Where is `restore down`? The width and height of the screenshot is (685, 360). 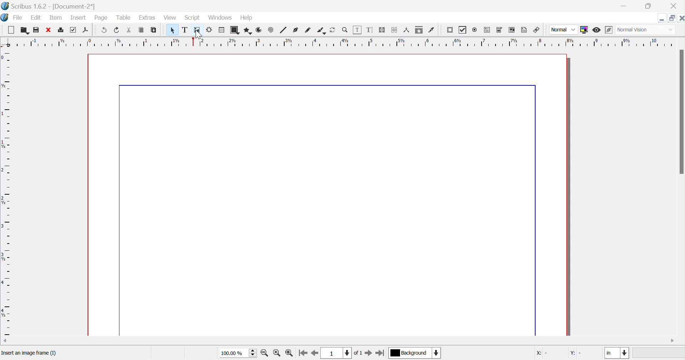
restore down is located at coordinates (649, 7).